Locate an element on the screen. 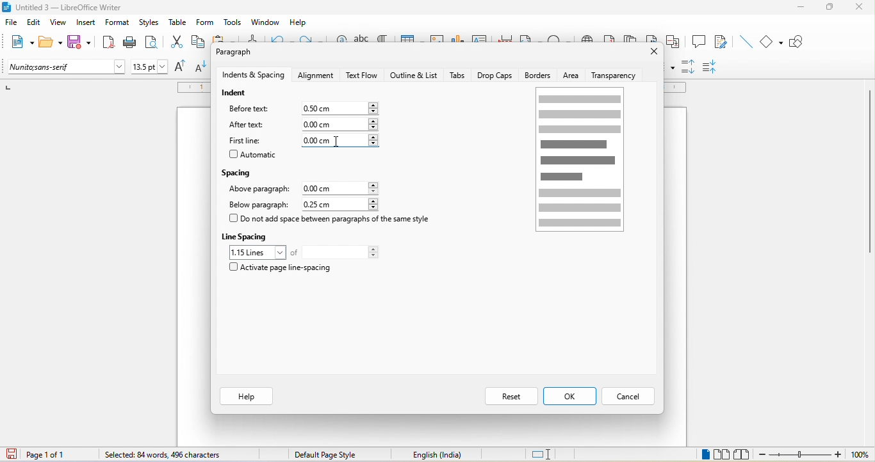 The width and height of the screenshot is (875, 462). increase size is located at coordinates (178, 66).